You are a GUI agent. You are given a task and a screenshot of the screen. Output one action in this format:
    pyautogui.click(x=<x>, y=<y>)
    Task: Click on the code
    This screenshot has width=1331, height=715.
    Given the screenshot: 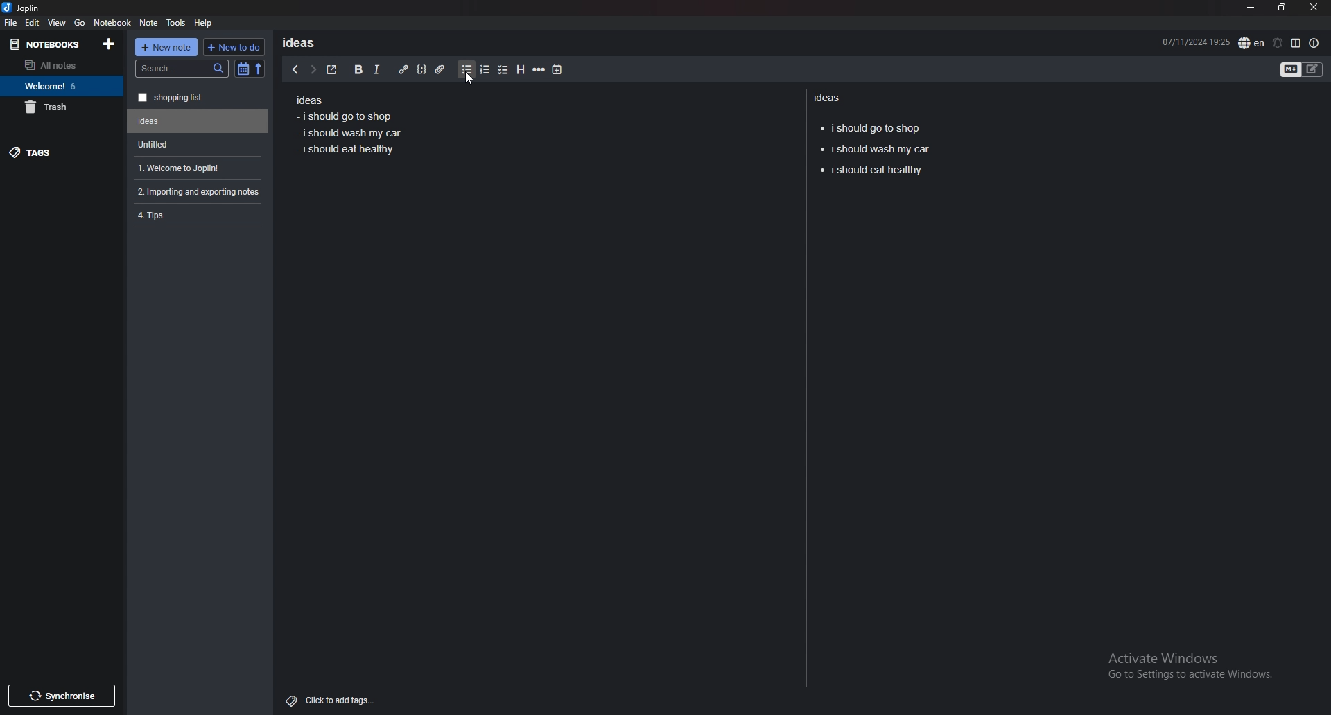 What is the action you would take?
    pyautogui.click(x=421, y=69)
    